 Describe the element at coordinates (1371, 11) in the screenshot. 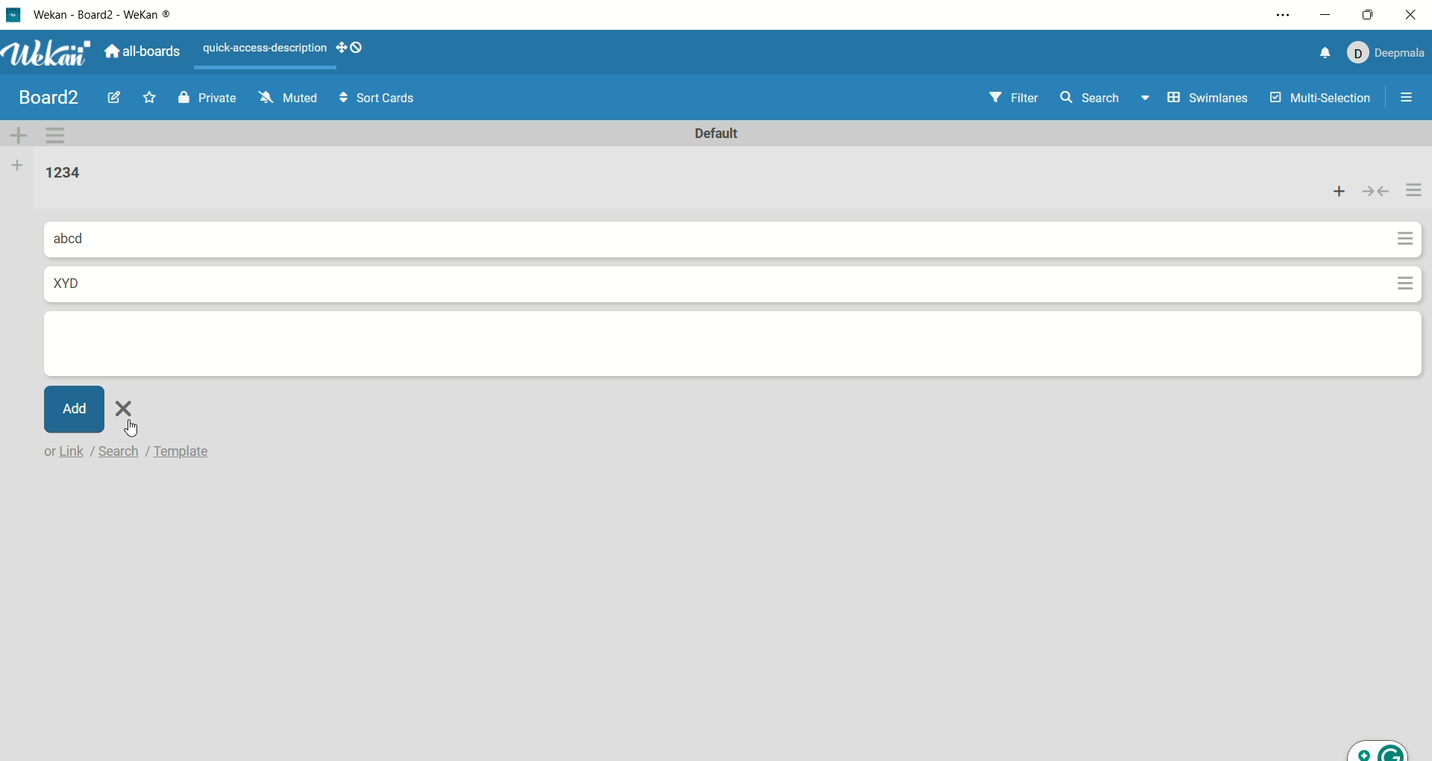

I see `maximize` at that location.